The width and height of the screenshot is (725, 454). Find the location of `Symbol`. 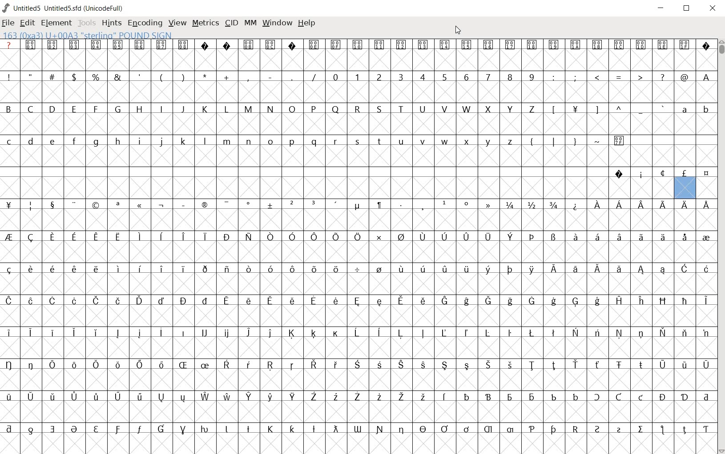

Symbol is located at coordinates (335, 397).